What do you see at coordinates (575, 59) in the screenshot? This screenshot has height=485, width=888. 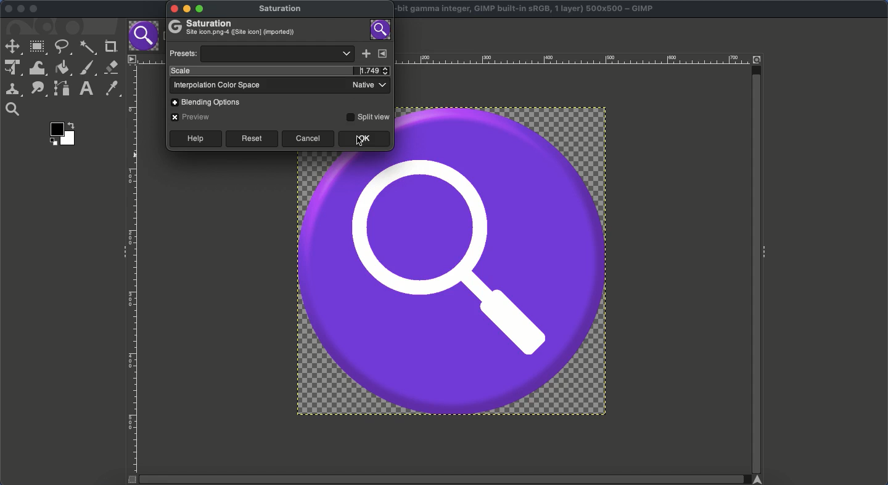 I see `Ruler` at bounding box center [575, 59].